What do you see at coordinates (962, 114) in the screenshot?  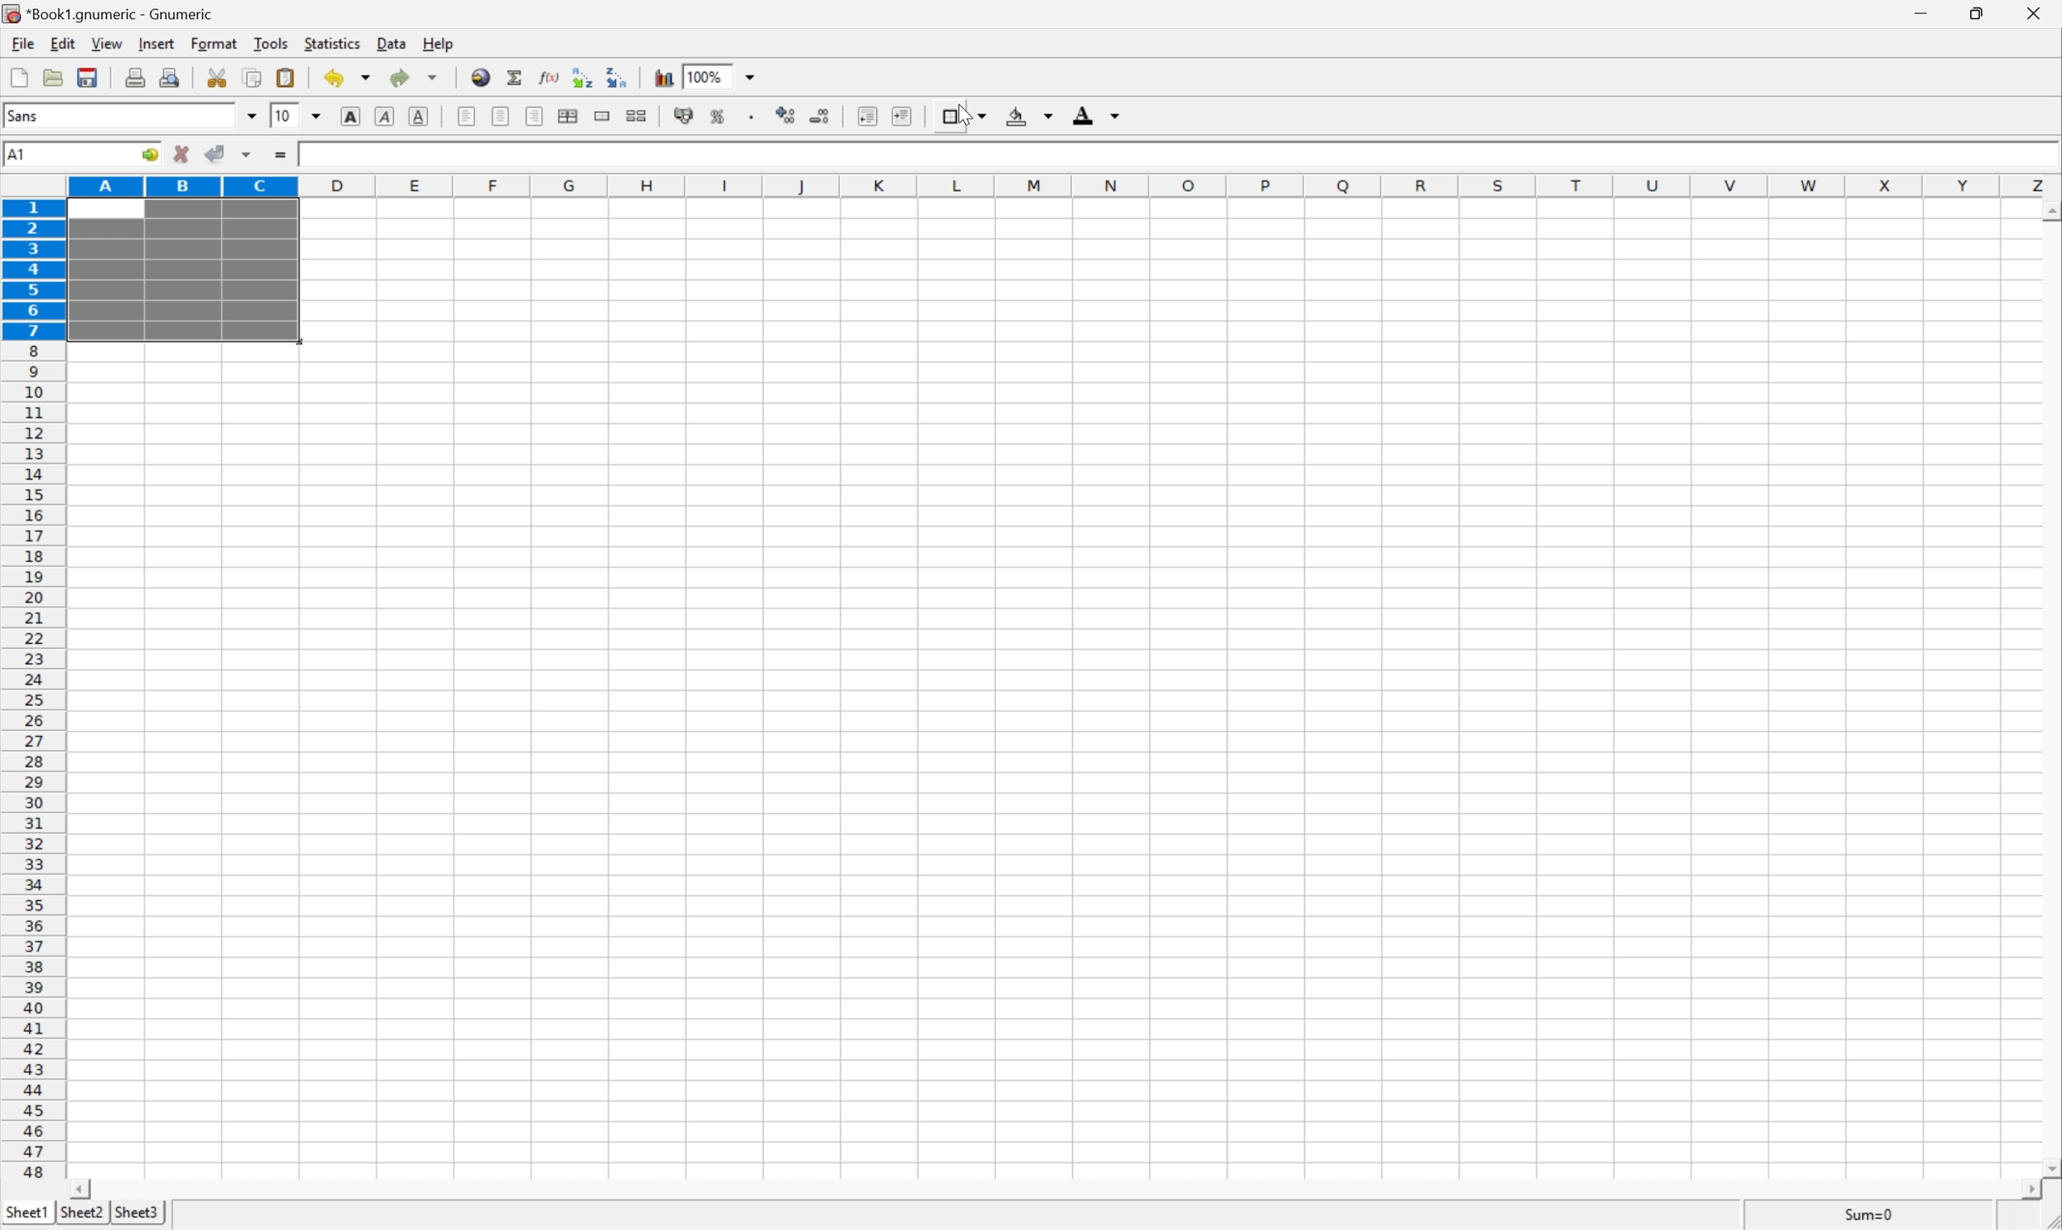 I see `borders` at bounding box center [962, 114].